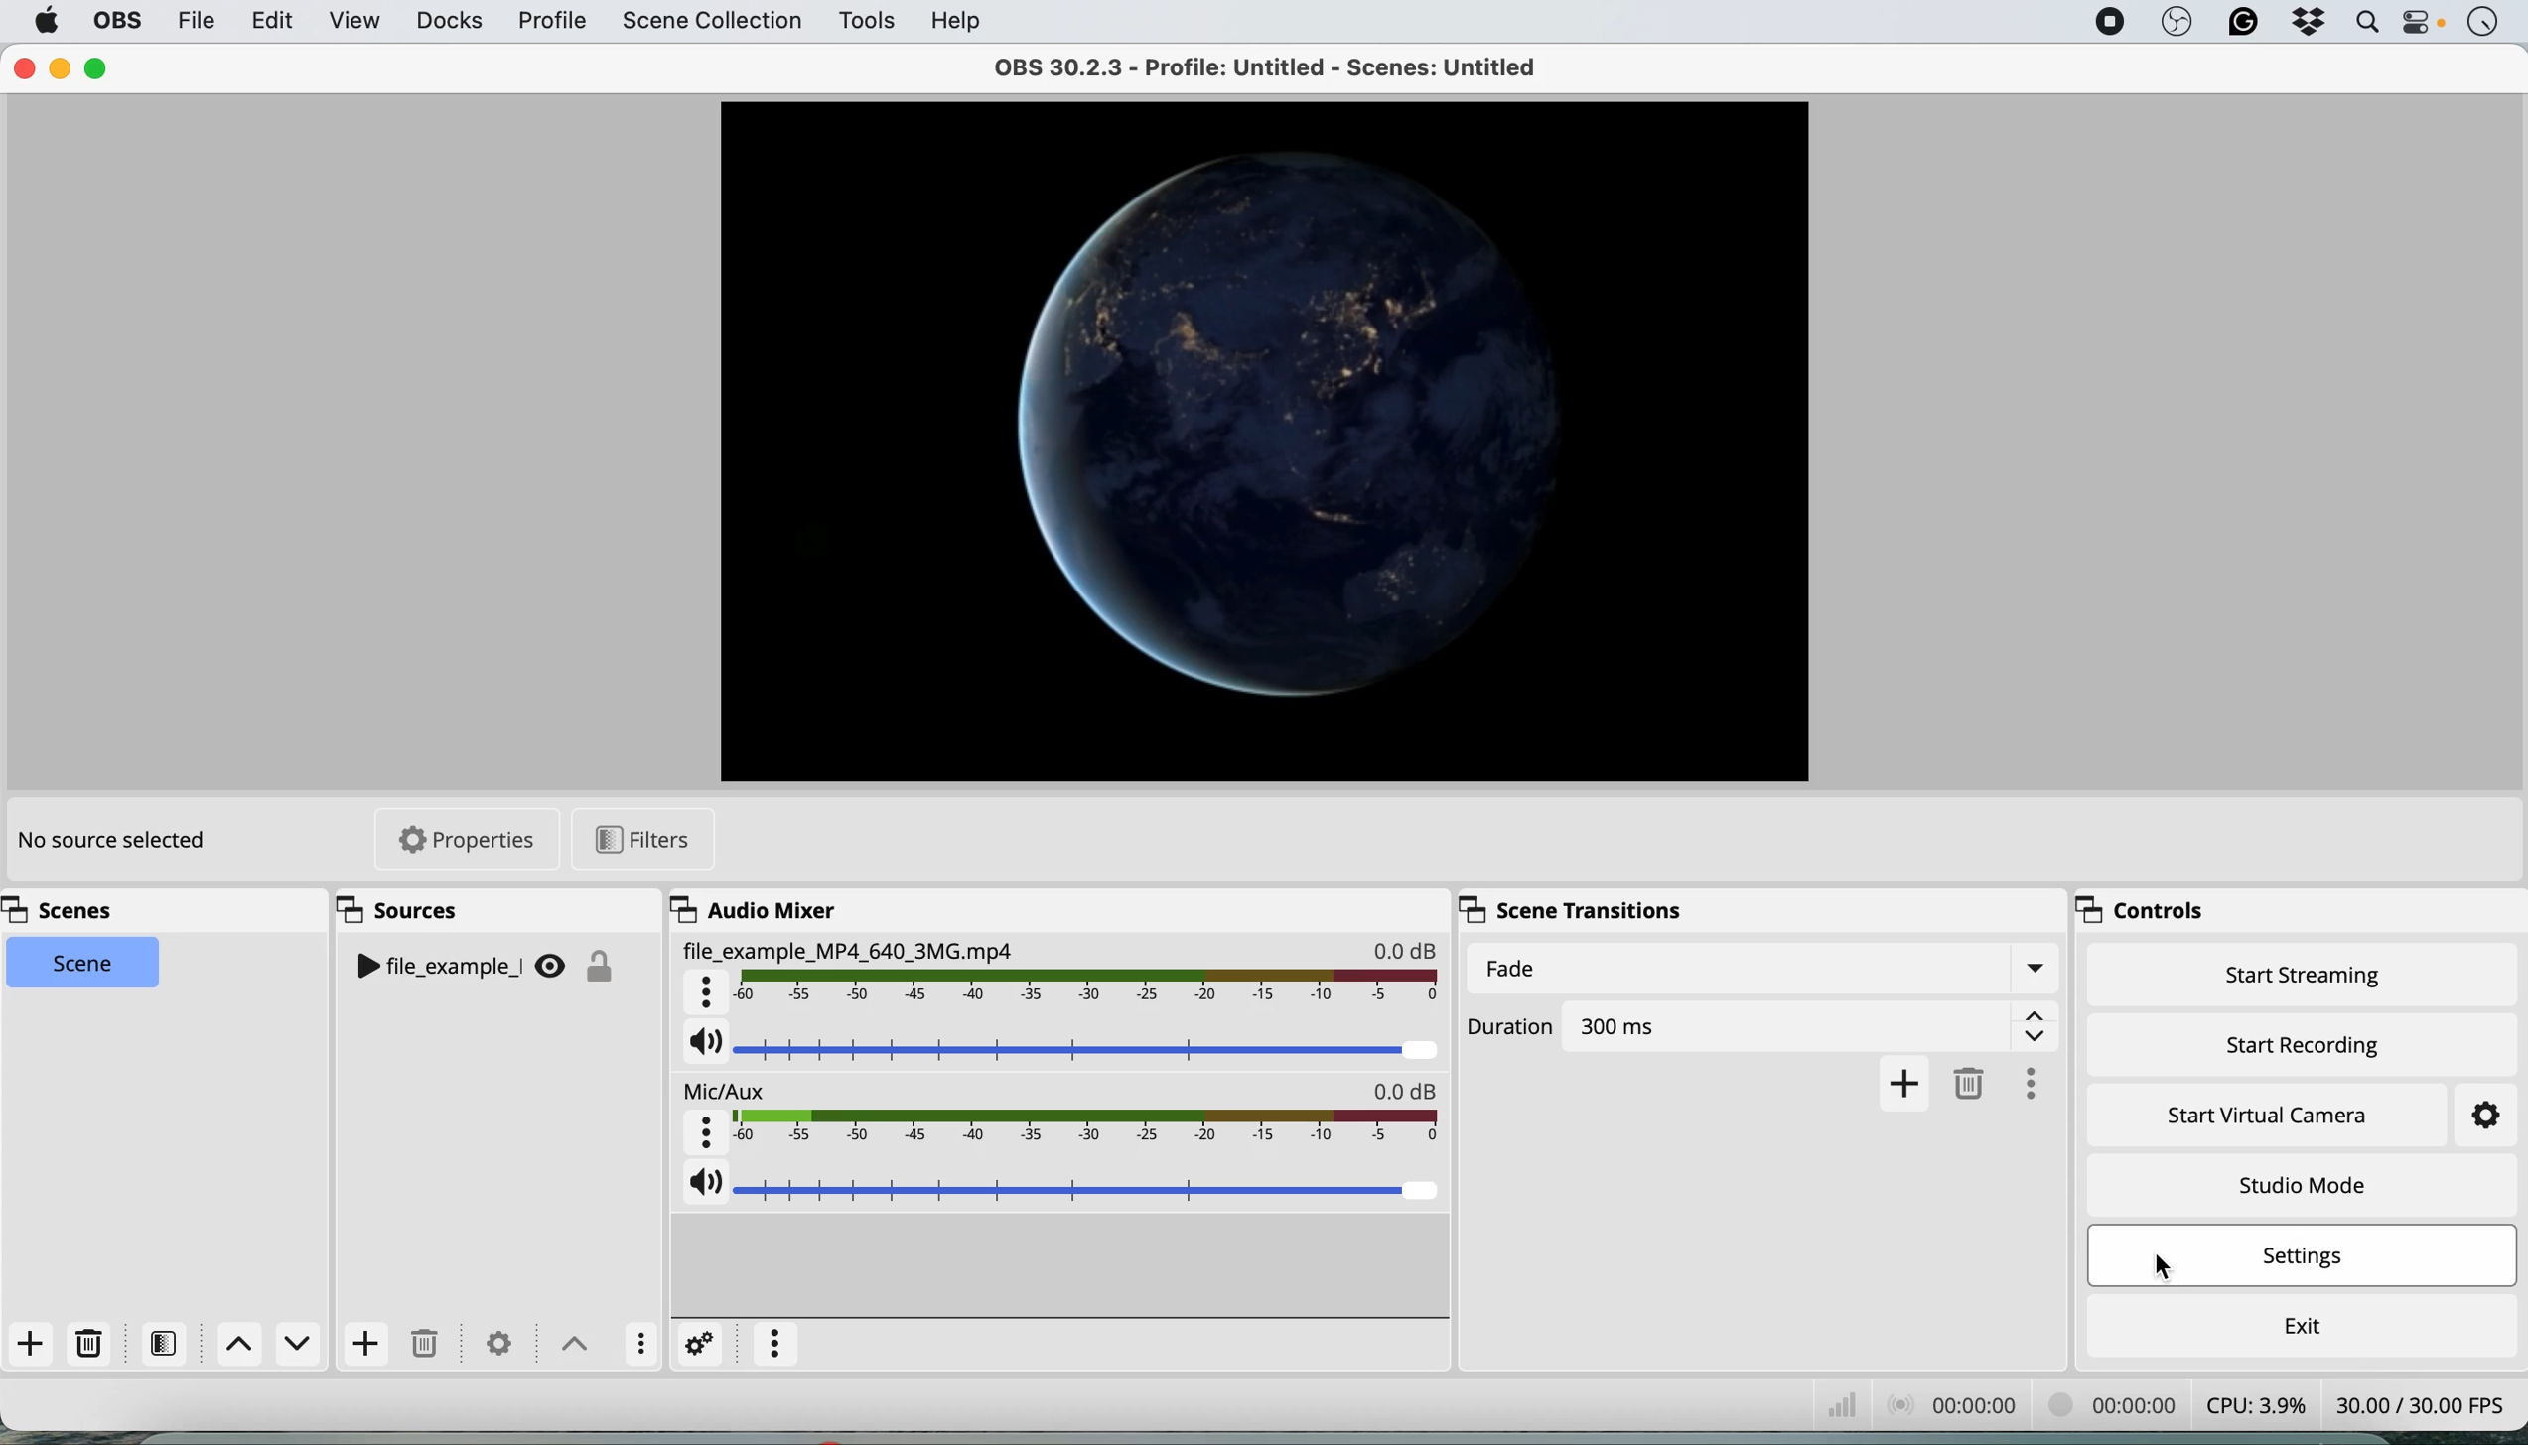 This screenshot has height=1445, width=2528. I want to click on help, so click(959, 20).